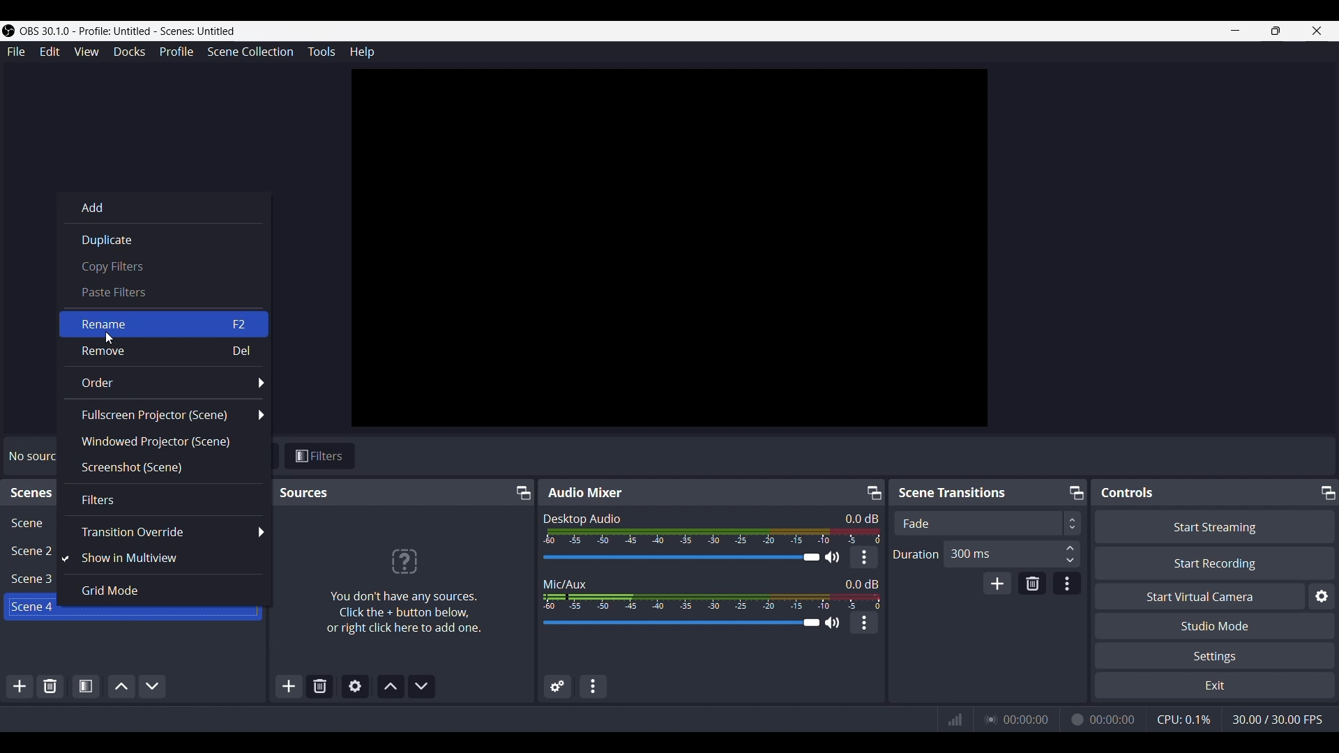 Image resolution: width=1339 pixels, height=753 pixels. I want to click on Filters, so click(320, 455).